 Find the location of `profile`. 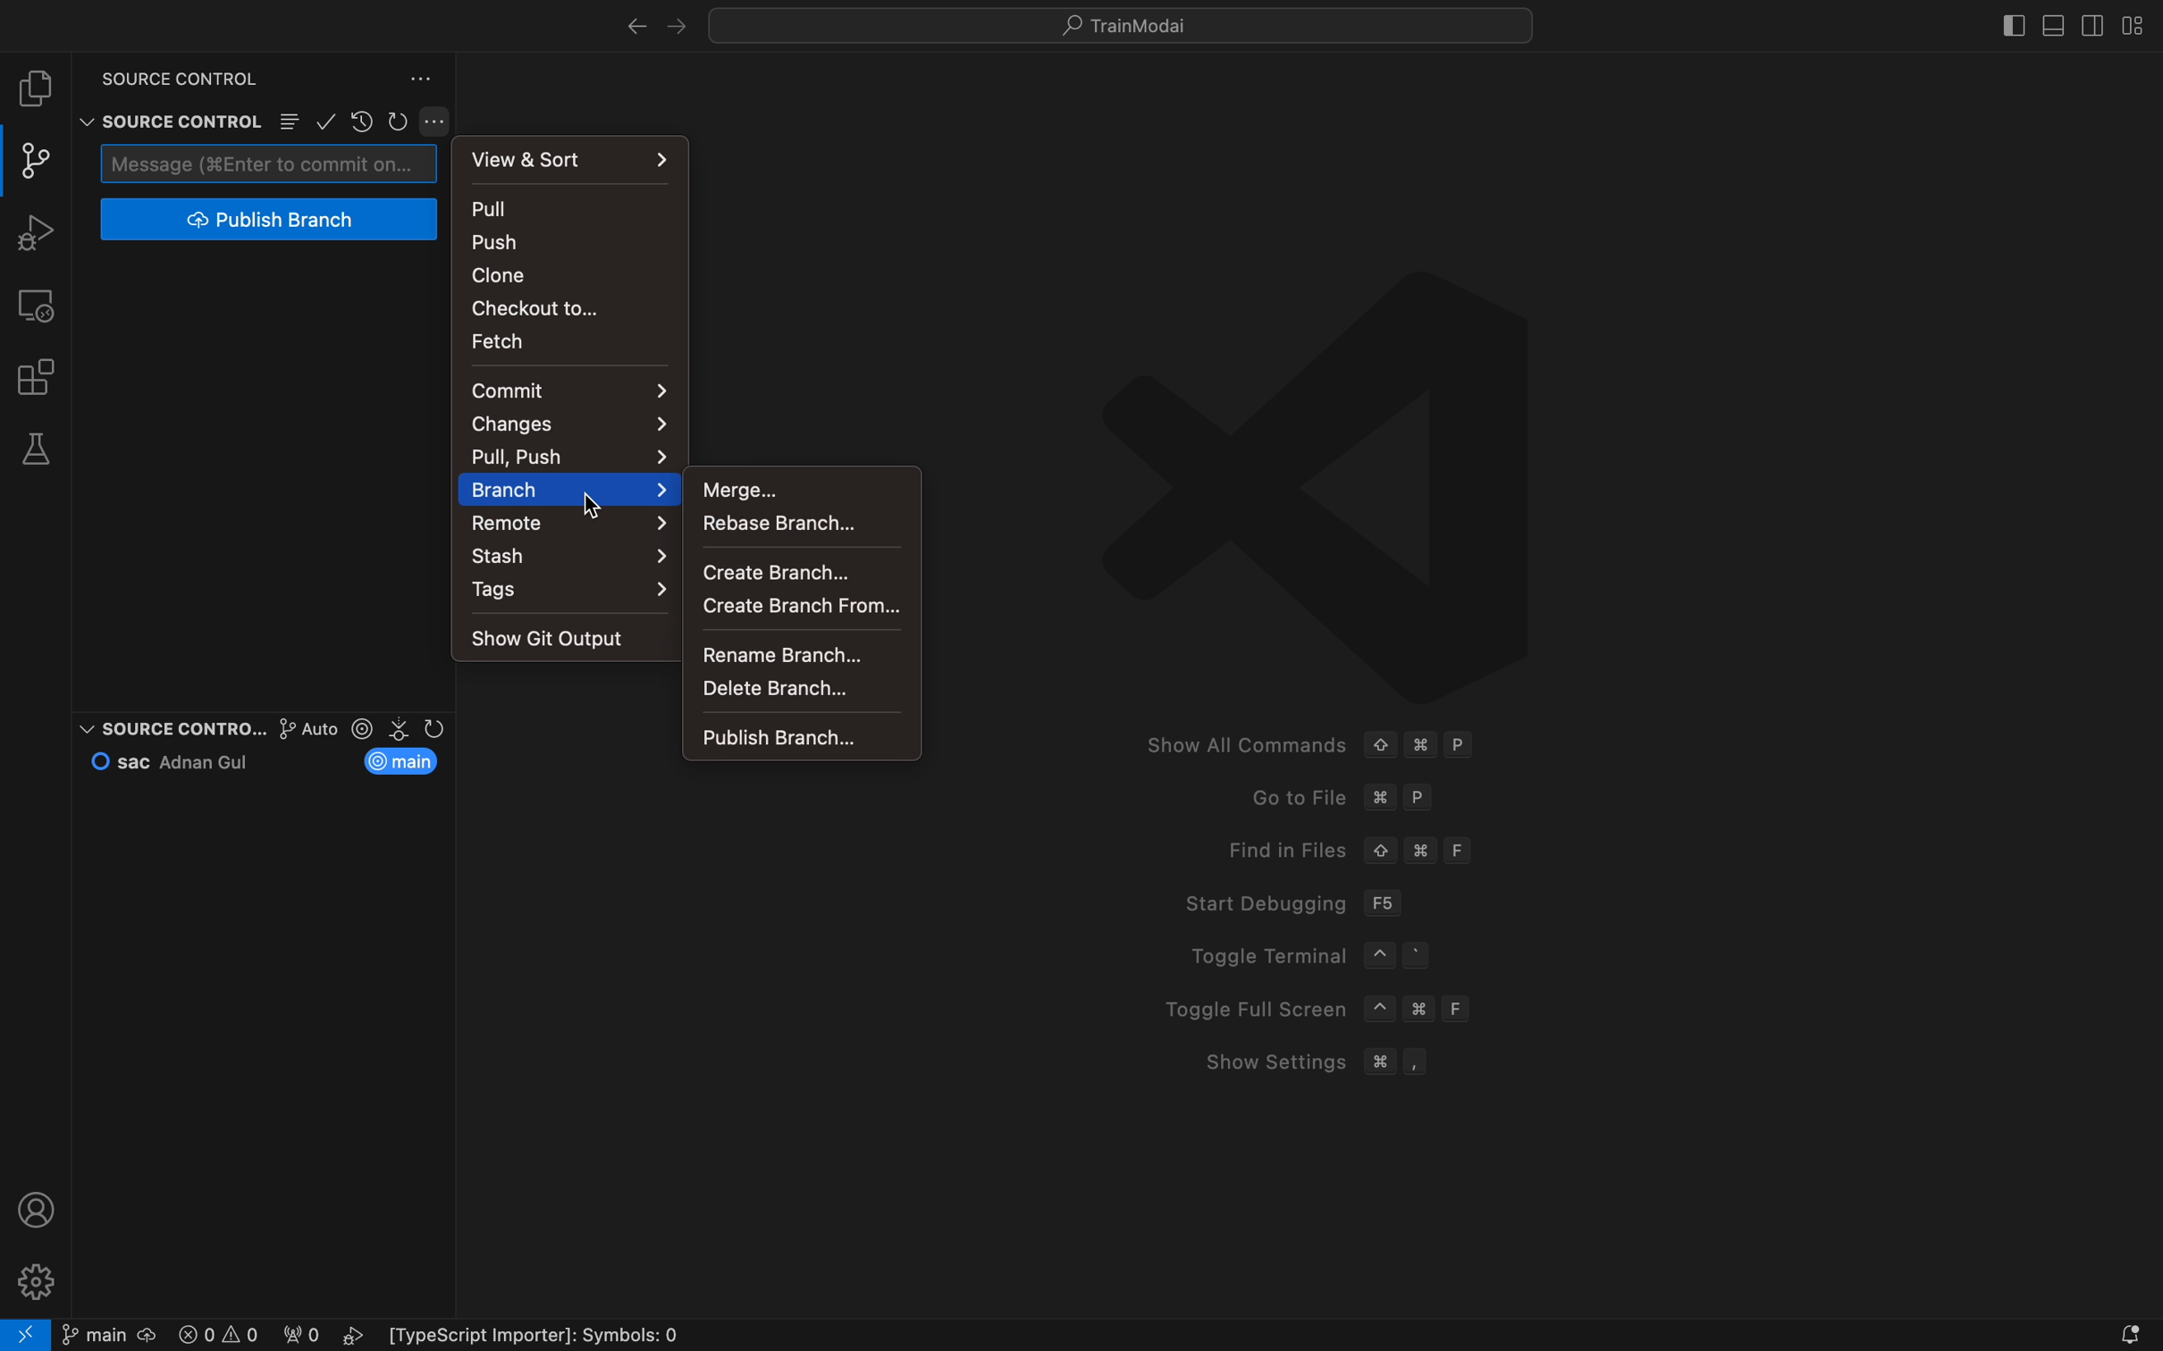

profile is located at coordinates (38, 1209).